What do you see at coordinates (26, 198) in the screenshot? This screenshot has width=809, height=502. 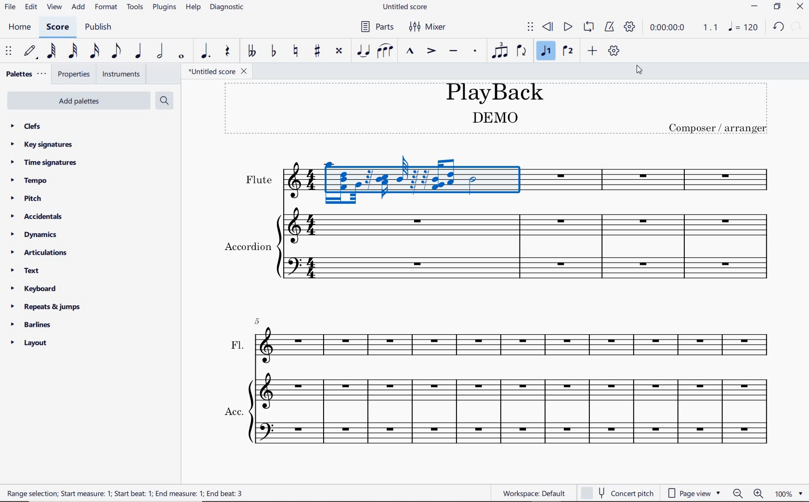 I see `pitch` at bounding box center [26, 198].